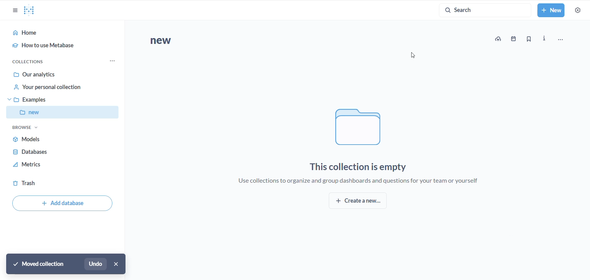 This screenshot has width=590, height=280. What do you see at coordinates (46, 152) in the screenshot?
I see `databases` at bounding box center [46, 152].